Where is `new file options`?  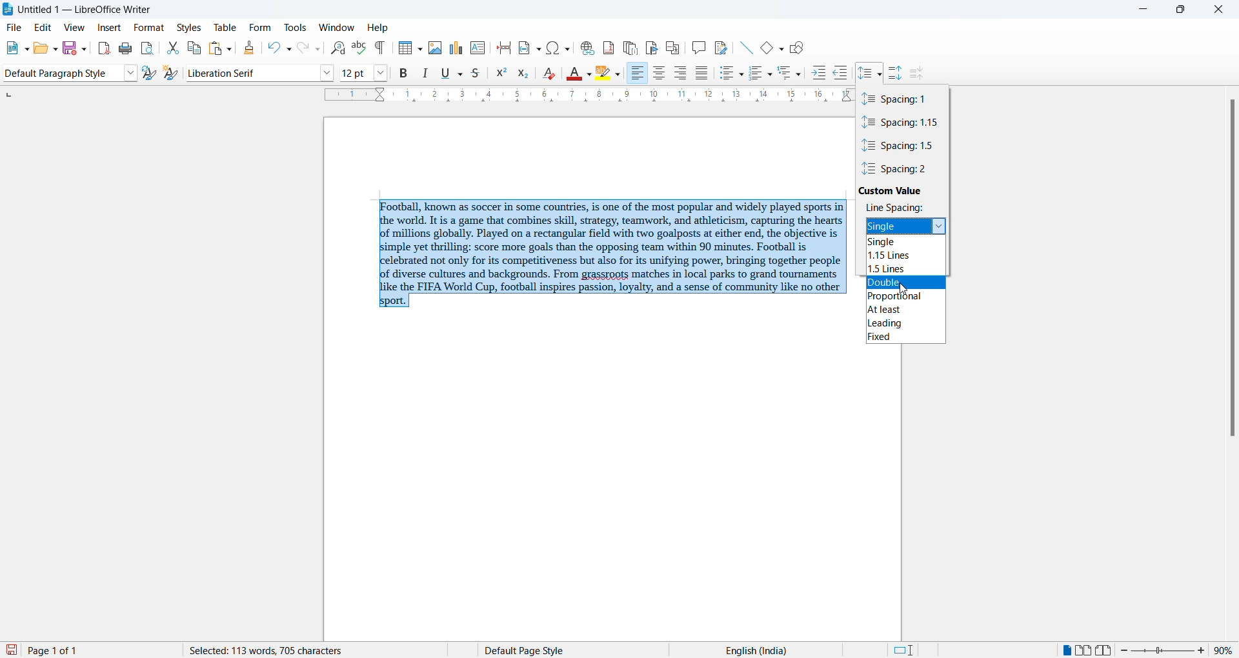 new file options is located at coordinates (24, 48).